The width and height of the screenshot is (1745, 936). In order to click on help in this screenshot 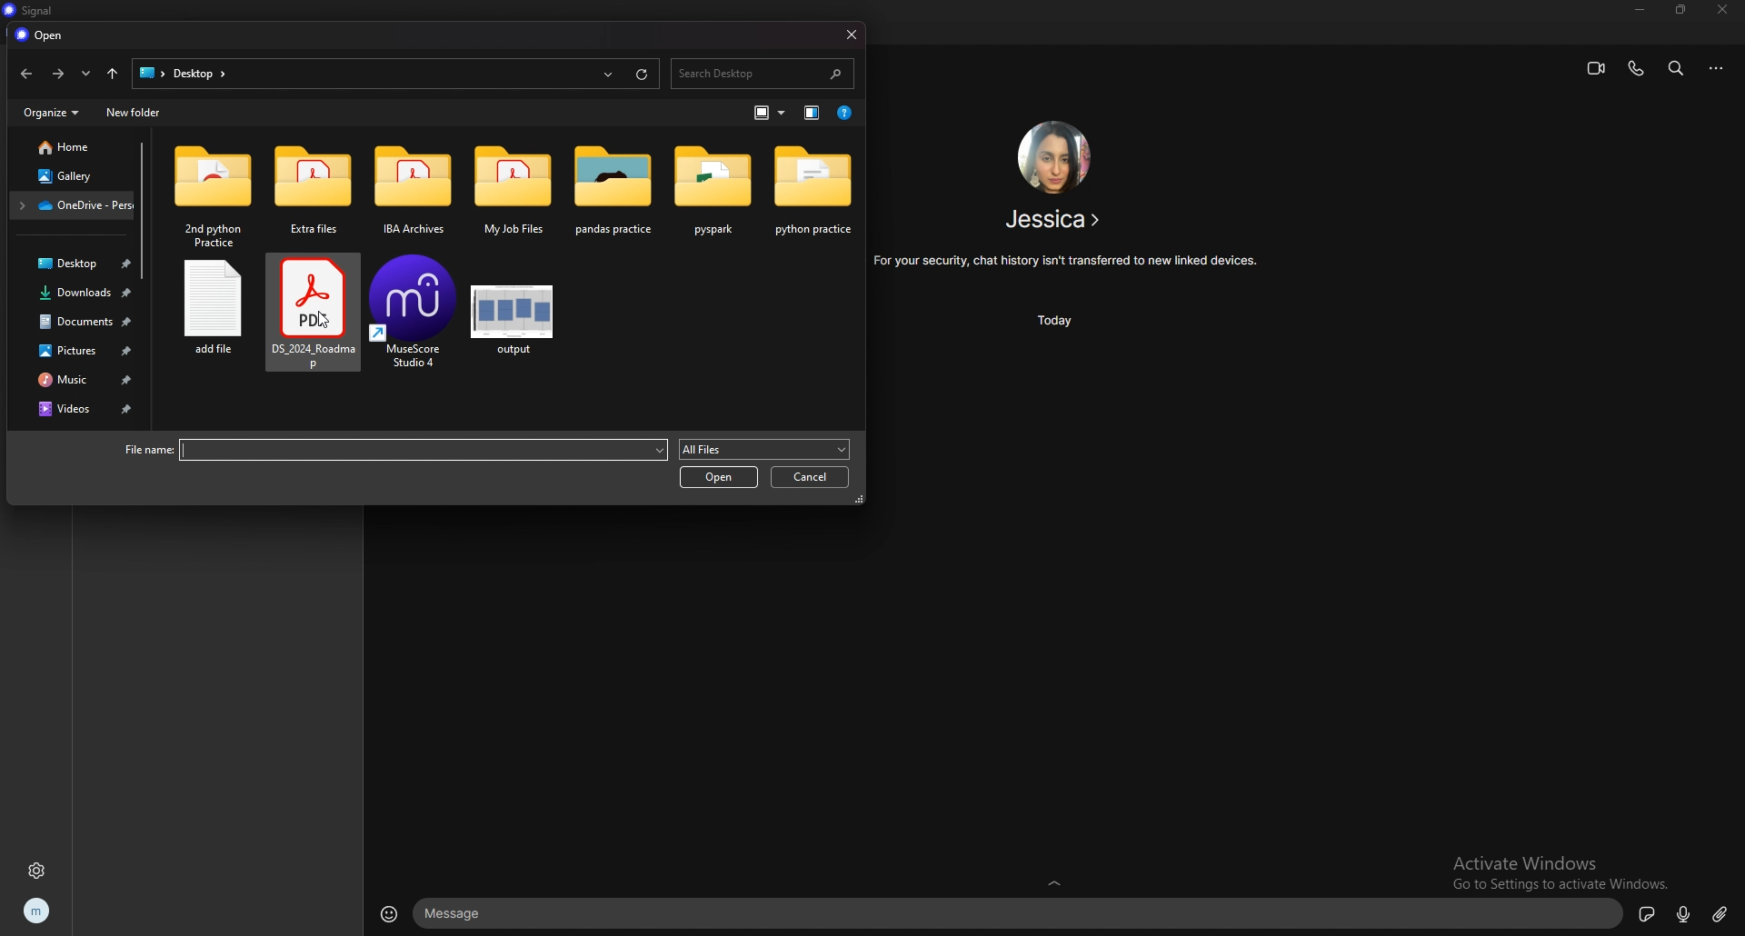, I will do `click(845, 113)`.